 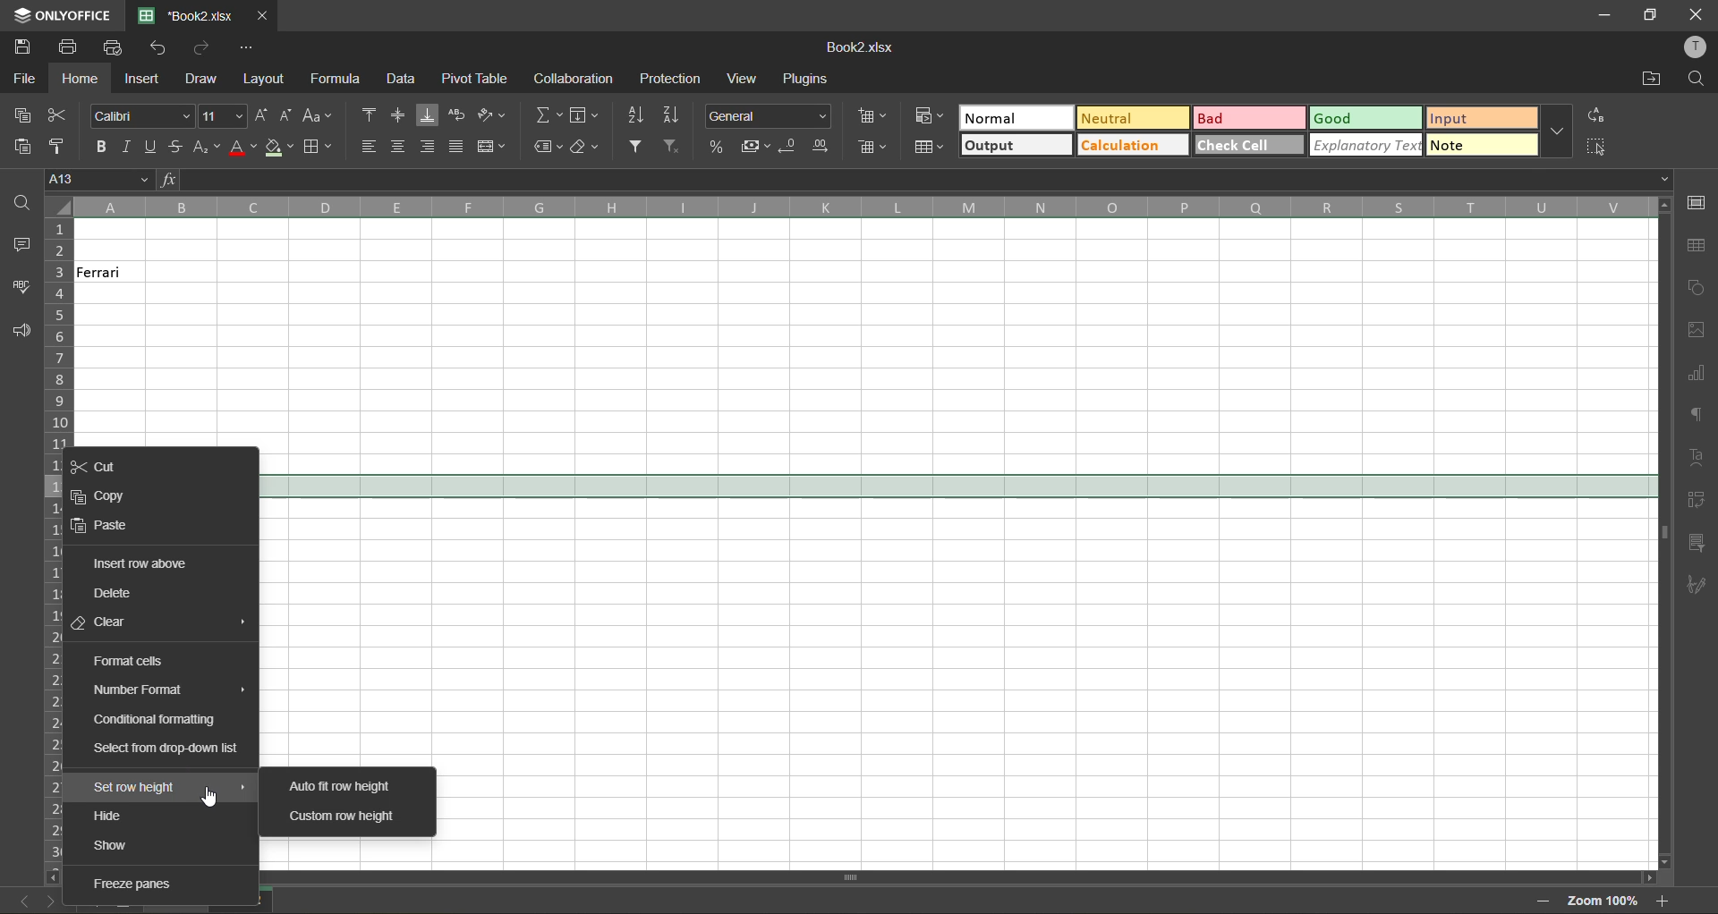 What do you see at coordinates (1700, 584) in the screenshot?
I see `signature` at bounding box center [1700, 584].